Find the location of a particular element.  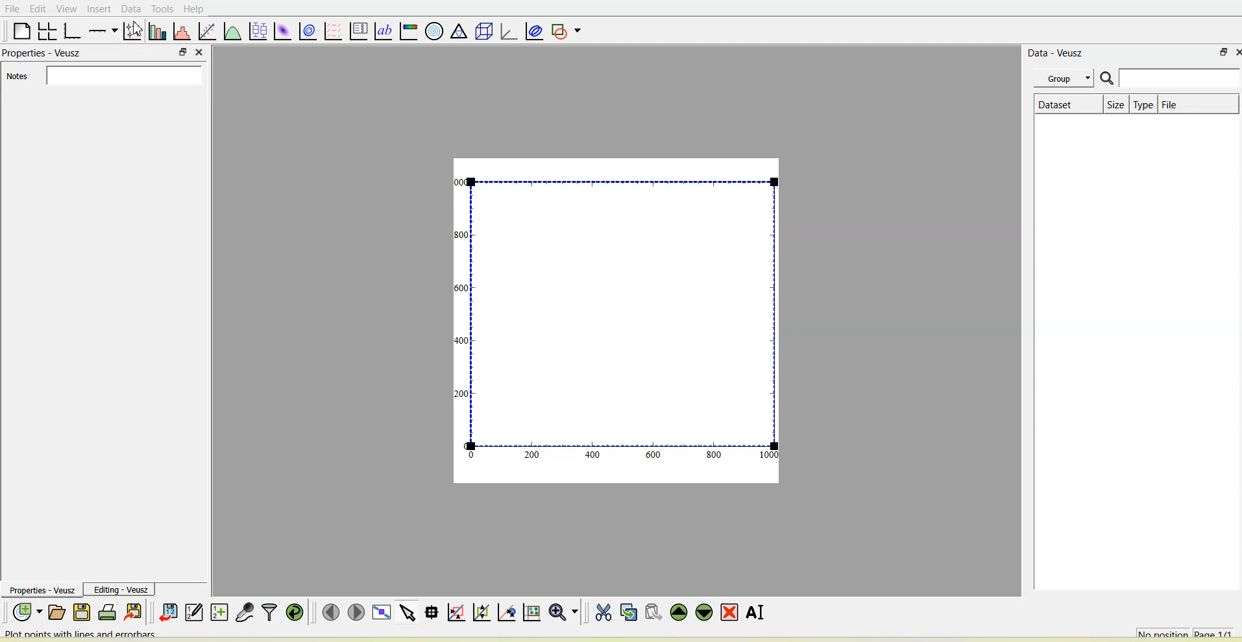

Plot points with lines and errorbars is located at coordinates (86, 634).